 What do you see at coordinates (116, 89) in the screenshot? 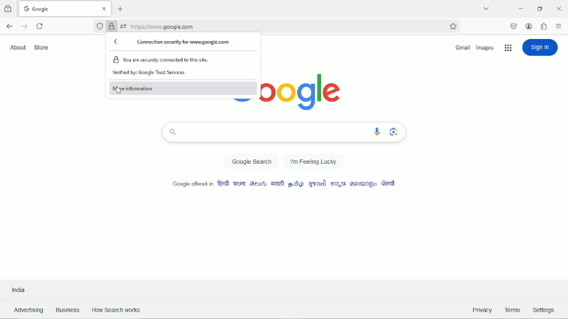
I see `cursor` at bounding box center [116, 89].